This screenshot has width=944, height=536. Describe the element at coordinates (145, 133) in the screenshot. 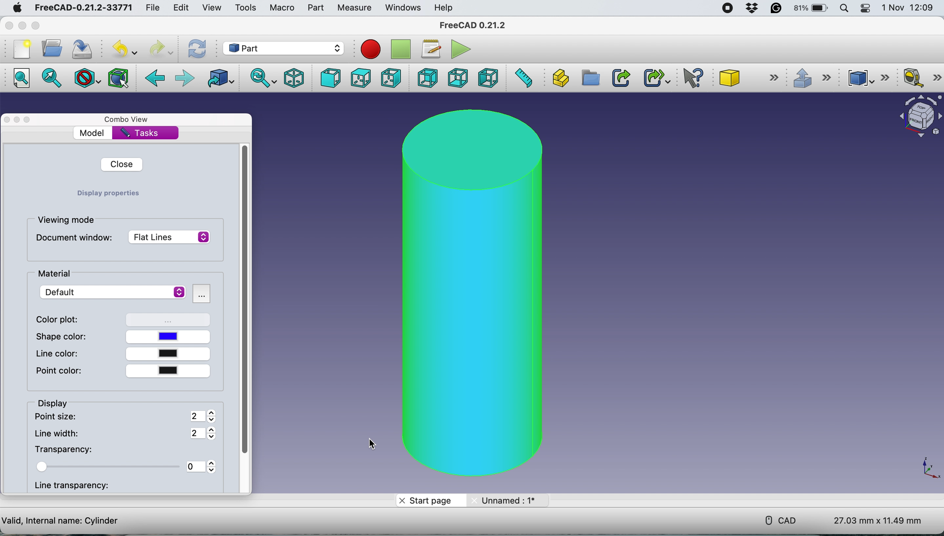

I see `tasks` at that location.